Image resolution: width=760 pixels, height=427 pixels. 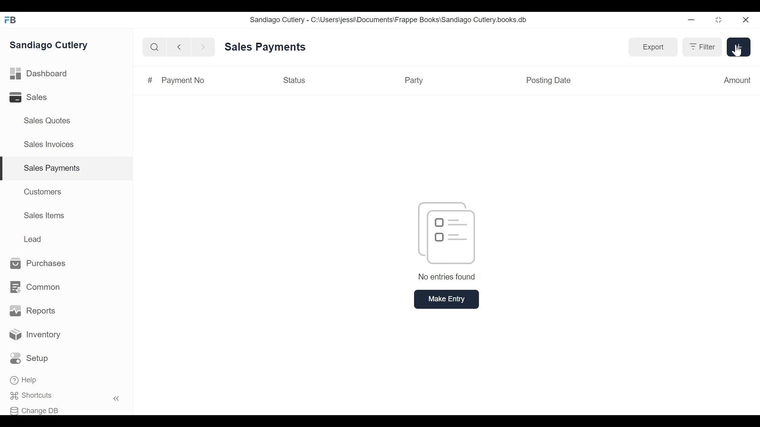 What do you see at coordinates (691, 21) in the screenshot?
I see `Minimize` at bounding box center [691, 21].